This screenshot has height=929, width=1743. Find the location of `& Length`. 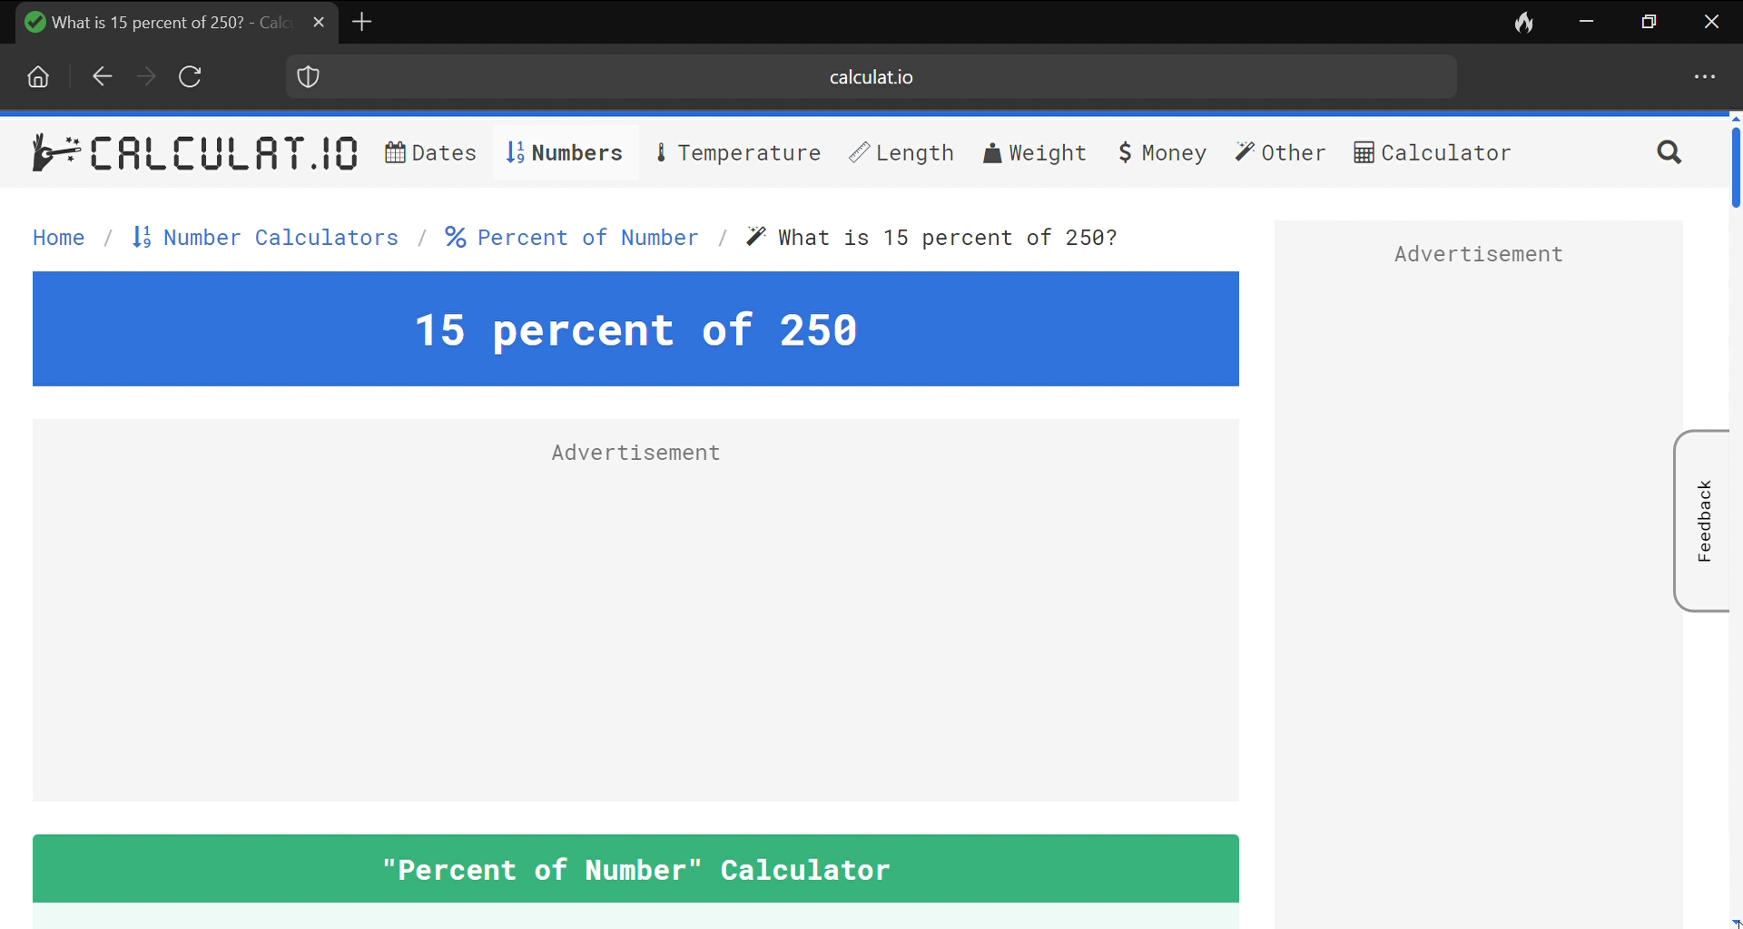

& Length is located at coordinates (900, 152).